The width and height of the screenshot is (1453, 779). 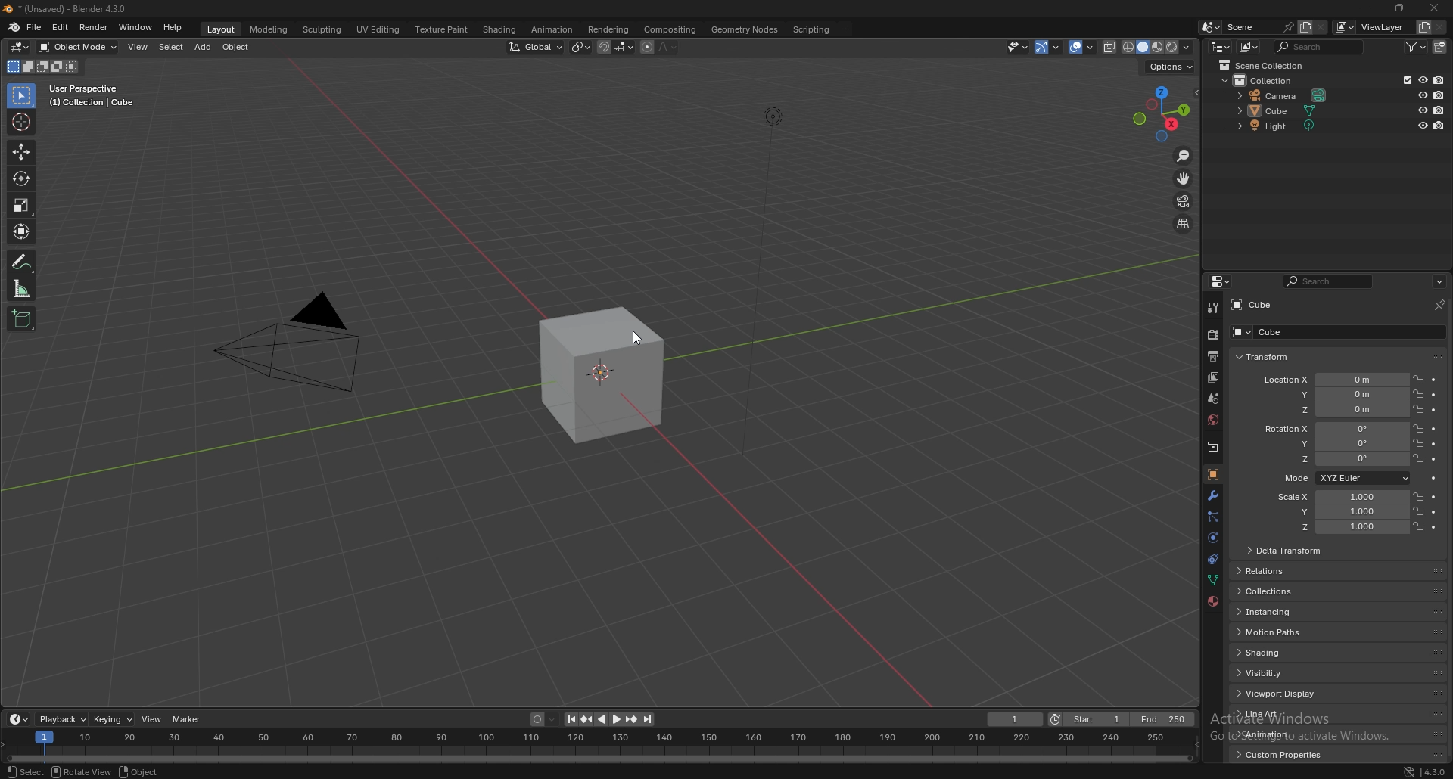 I want to click on lock, so click(x=1417, y=458).